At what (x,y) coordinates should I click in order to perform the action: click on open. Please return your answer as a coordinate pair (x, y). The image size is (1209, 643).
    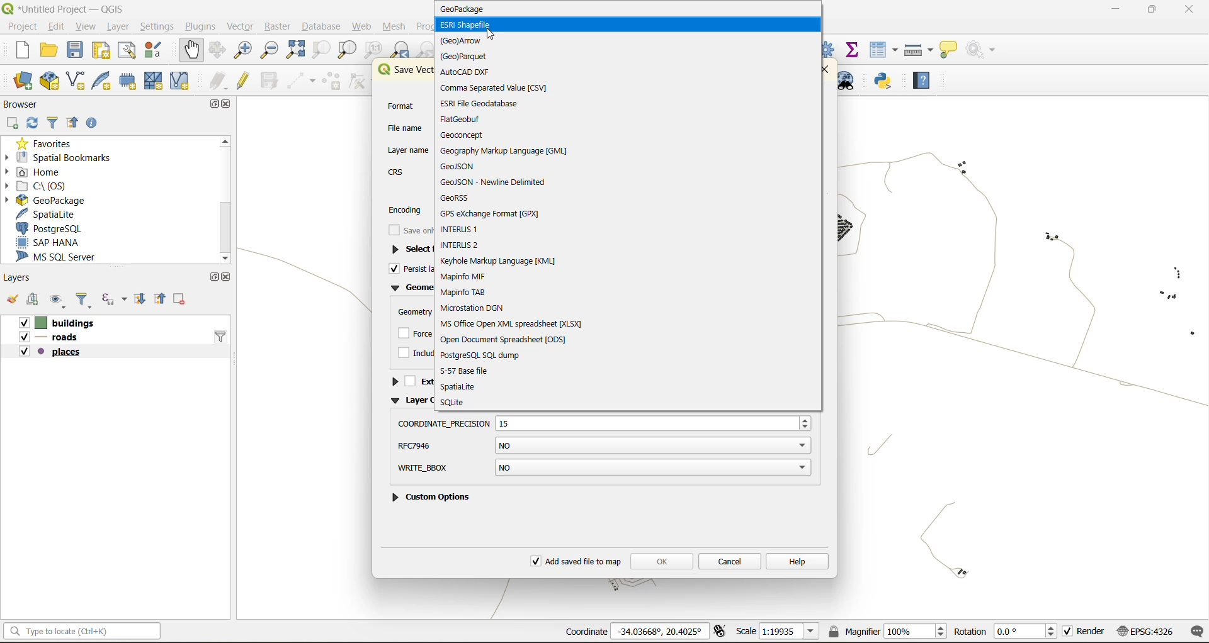
    Looking at the image, I should click on (52, 49).